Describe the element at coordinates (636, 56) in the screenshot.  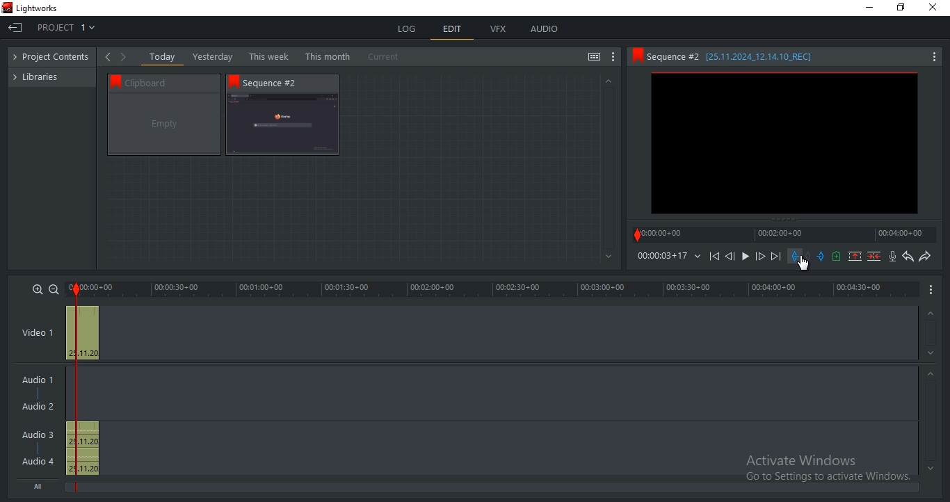
I see `Bookmark icon` at that location.